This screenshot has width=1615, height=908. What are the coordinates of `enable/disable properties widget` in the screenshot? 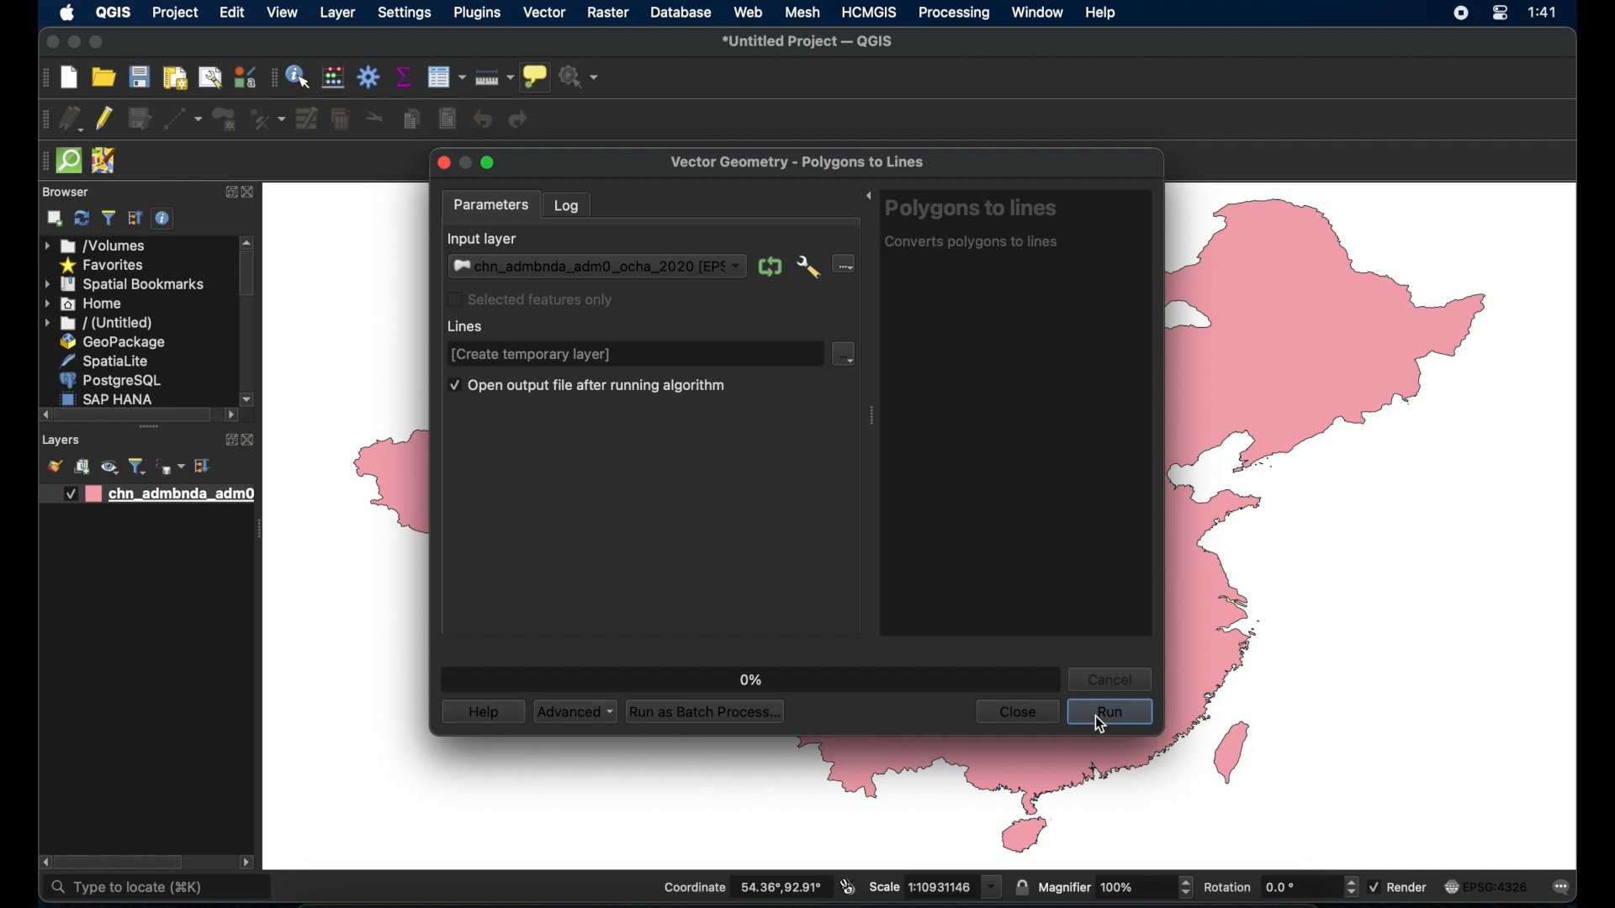 It's located at (164, 219).